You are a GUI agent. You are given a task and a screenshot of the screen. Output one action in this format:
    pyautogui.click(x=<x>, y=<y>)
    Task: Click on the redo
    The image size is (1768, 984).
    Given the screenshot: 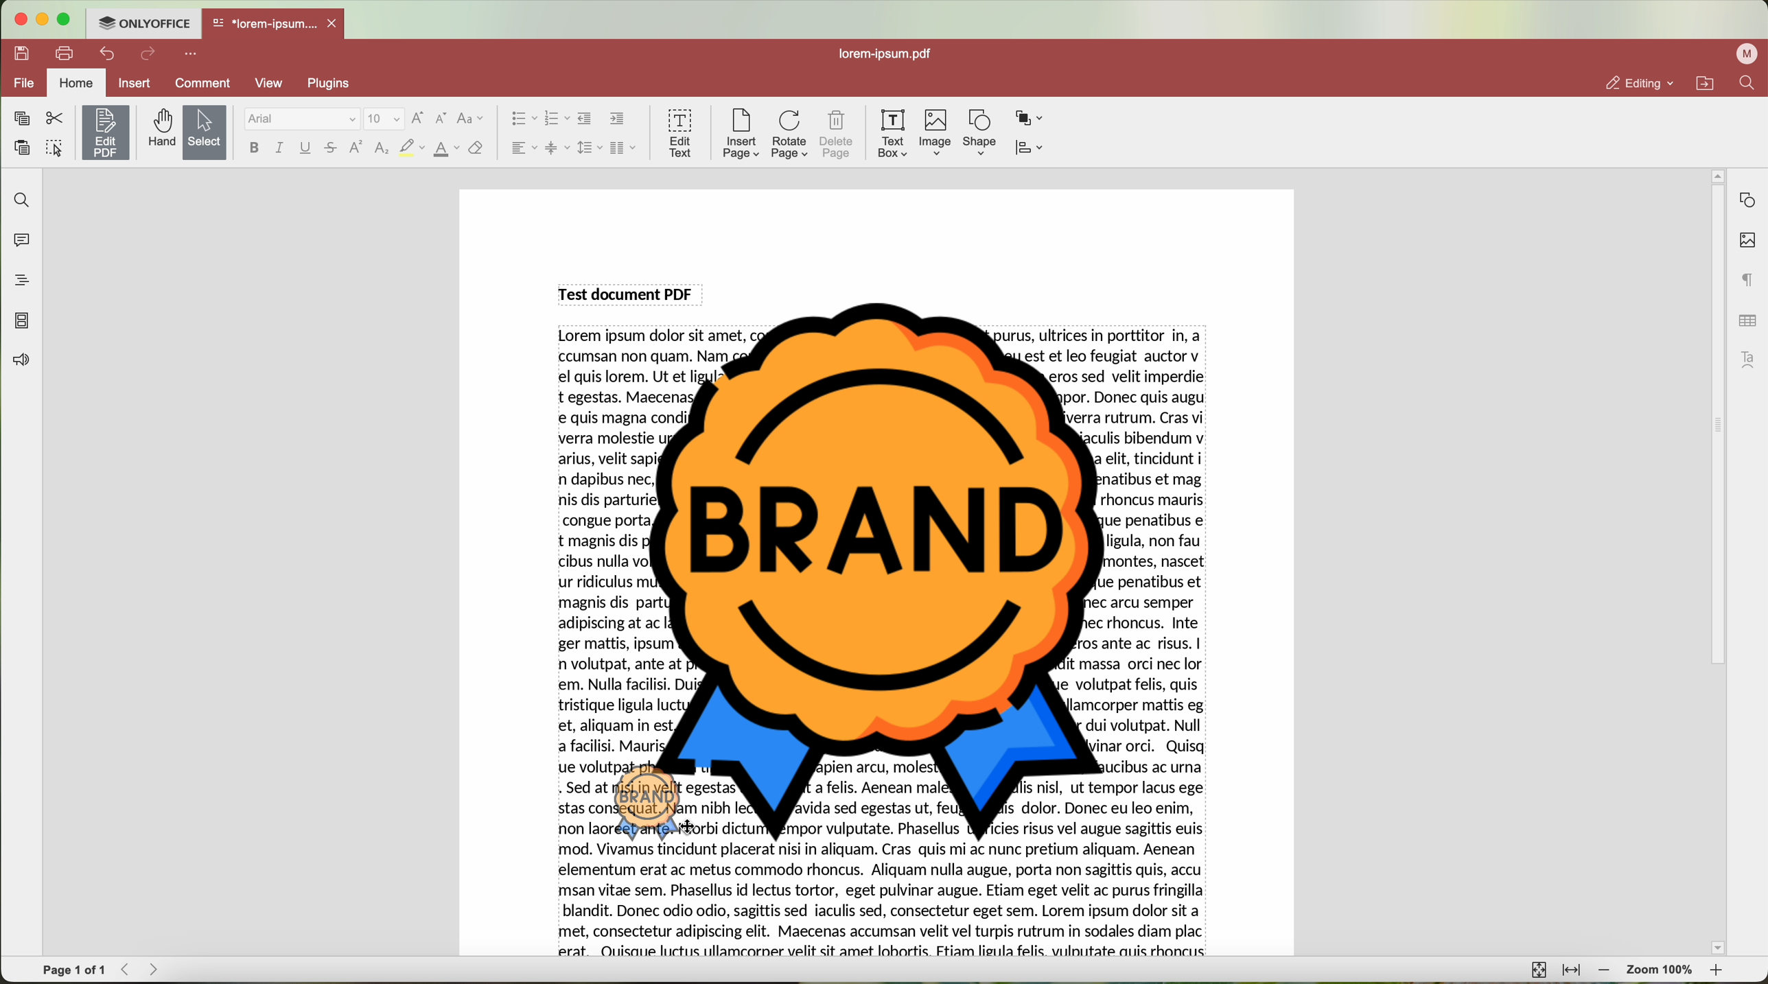 What is the action you would take?
    pyautogui.click(x=148, y=55)
    